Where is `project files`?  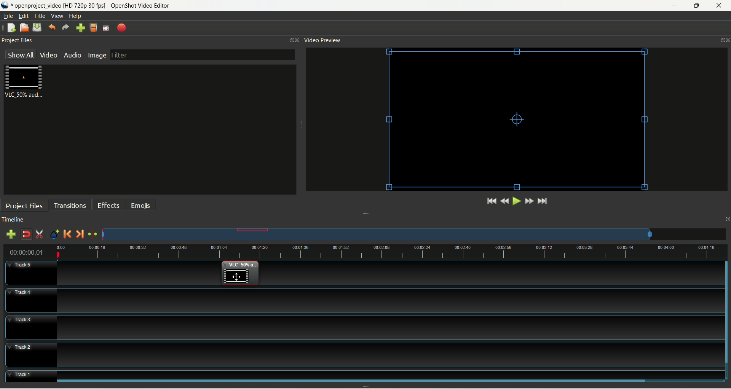
project files is located at coordinates (24, 205).